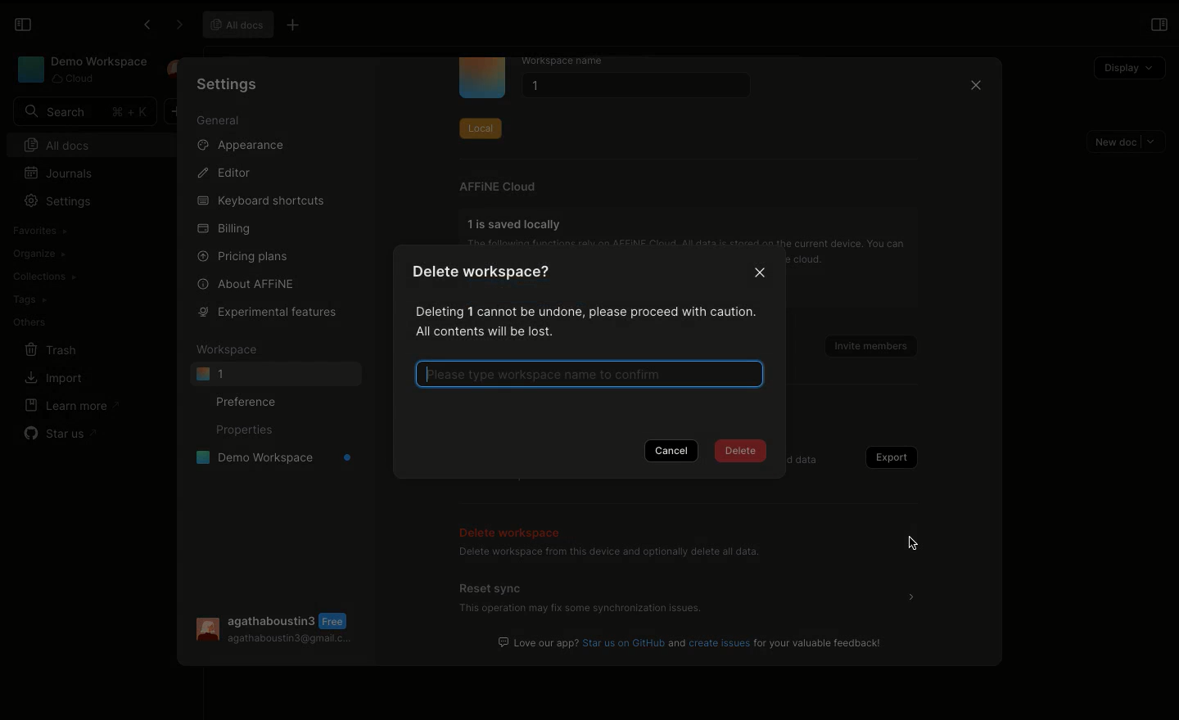 This screenshot has height=720, width=1179. I want to click on Display, so click(1128, 65).